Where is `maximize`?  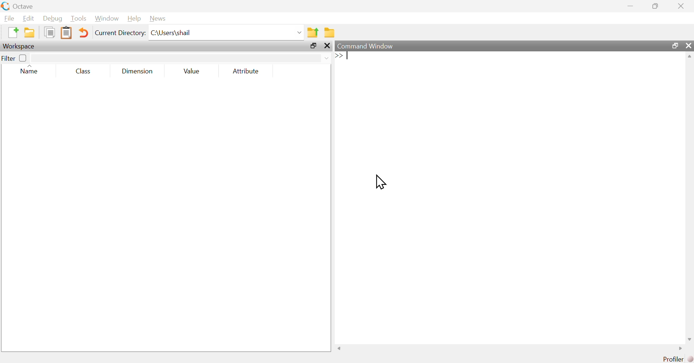 maximize is located at coordinates (675, 46).